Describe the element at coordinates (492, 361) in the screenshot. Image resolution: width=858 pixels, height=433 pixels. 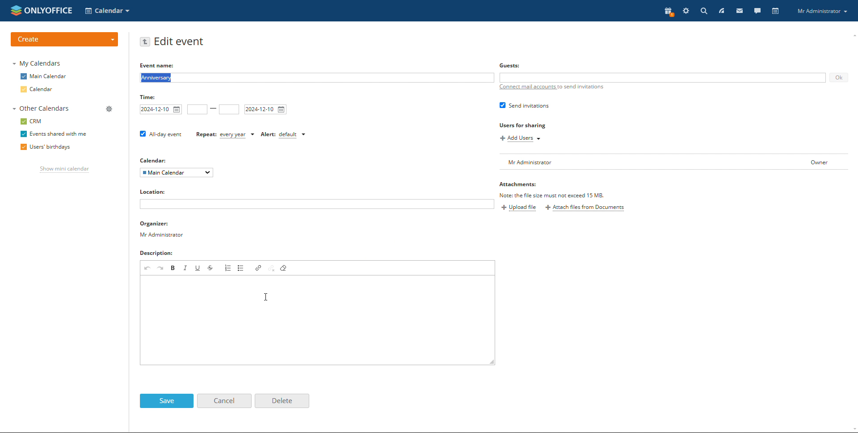
I see `resize` at that location.